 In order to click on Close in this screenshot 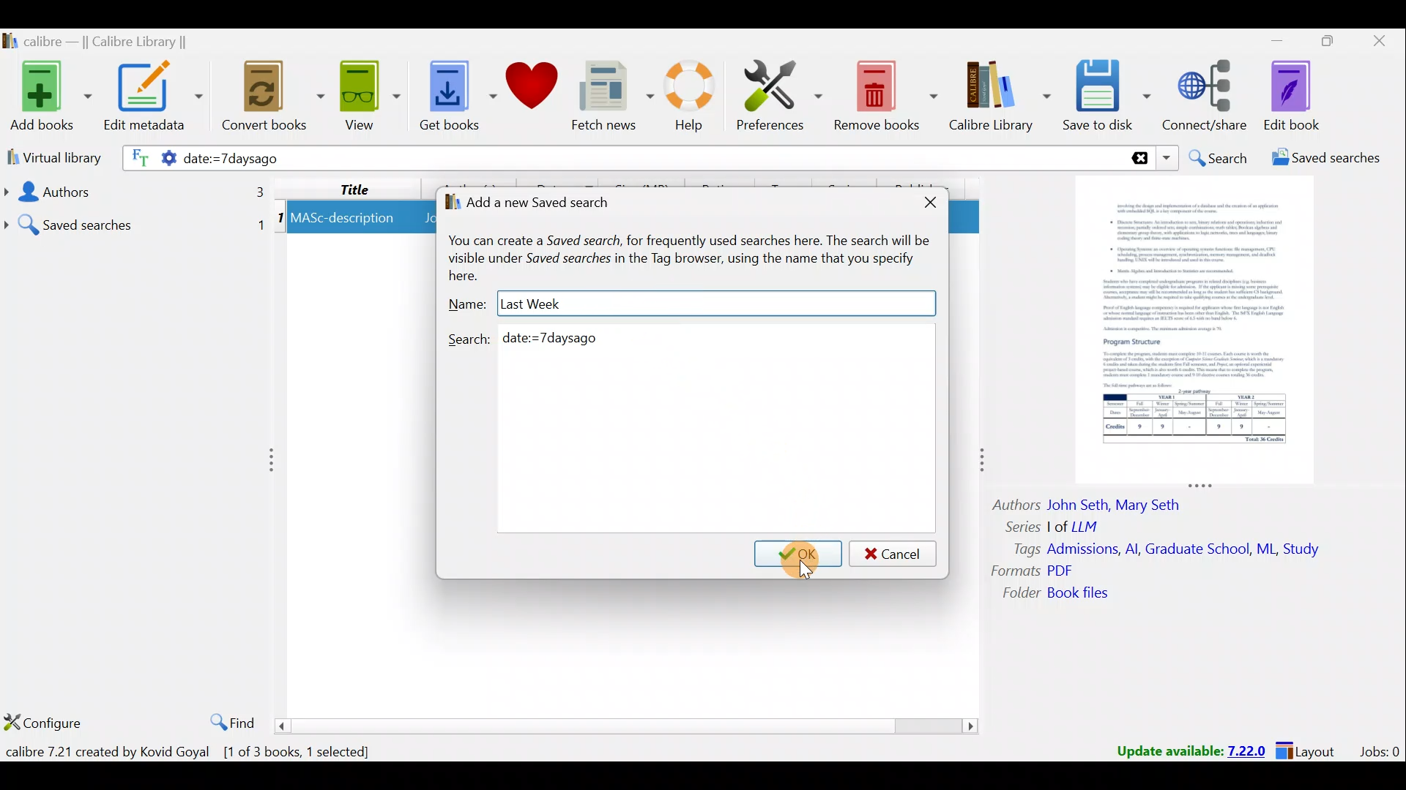, I will do `click(924, 201)`.